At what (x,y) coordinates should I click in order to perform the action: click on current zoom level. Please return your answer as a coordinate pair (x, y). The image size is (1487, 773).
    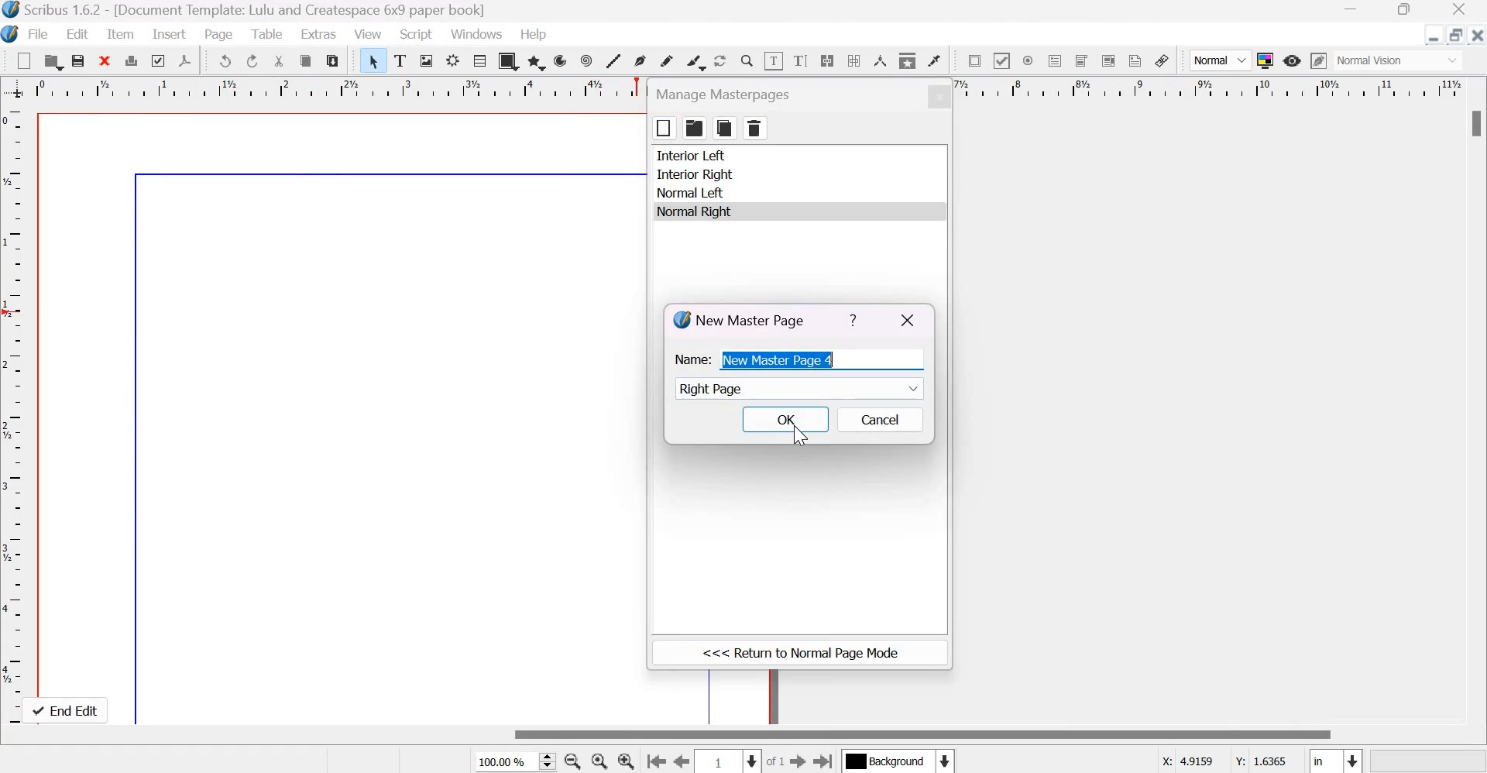
    Looking at the image, I should click on (510, 762).